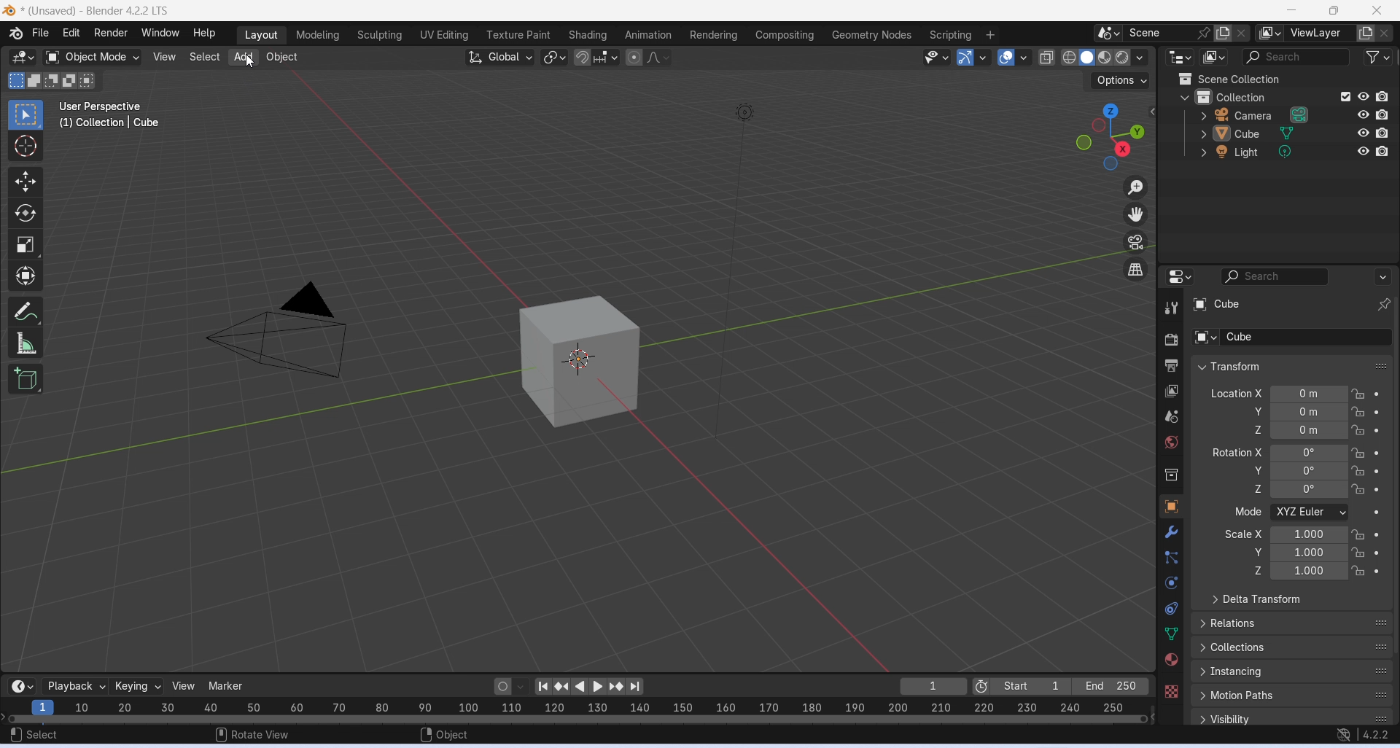 This screenshot has height=748, width=1400. I want to click on scale, so click(1309, 534).